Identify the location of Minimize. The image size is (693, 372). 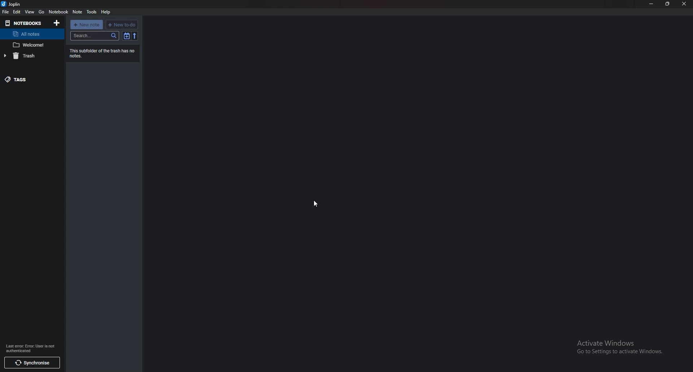
(651, 4).